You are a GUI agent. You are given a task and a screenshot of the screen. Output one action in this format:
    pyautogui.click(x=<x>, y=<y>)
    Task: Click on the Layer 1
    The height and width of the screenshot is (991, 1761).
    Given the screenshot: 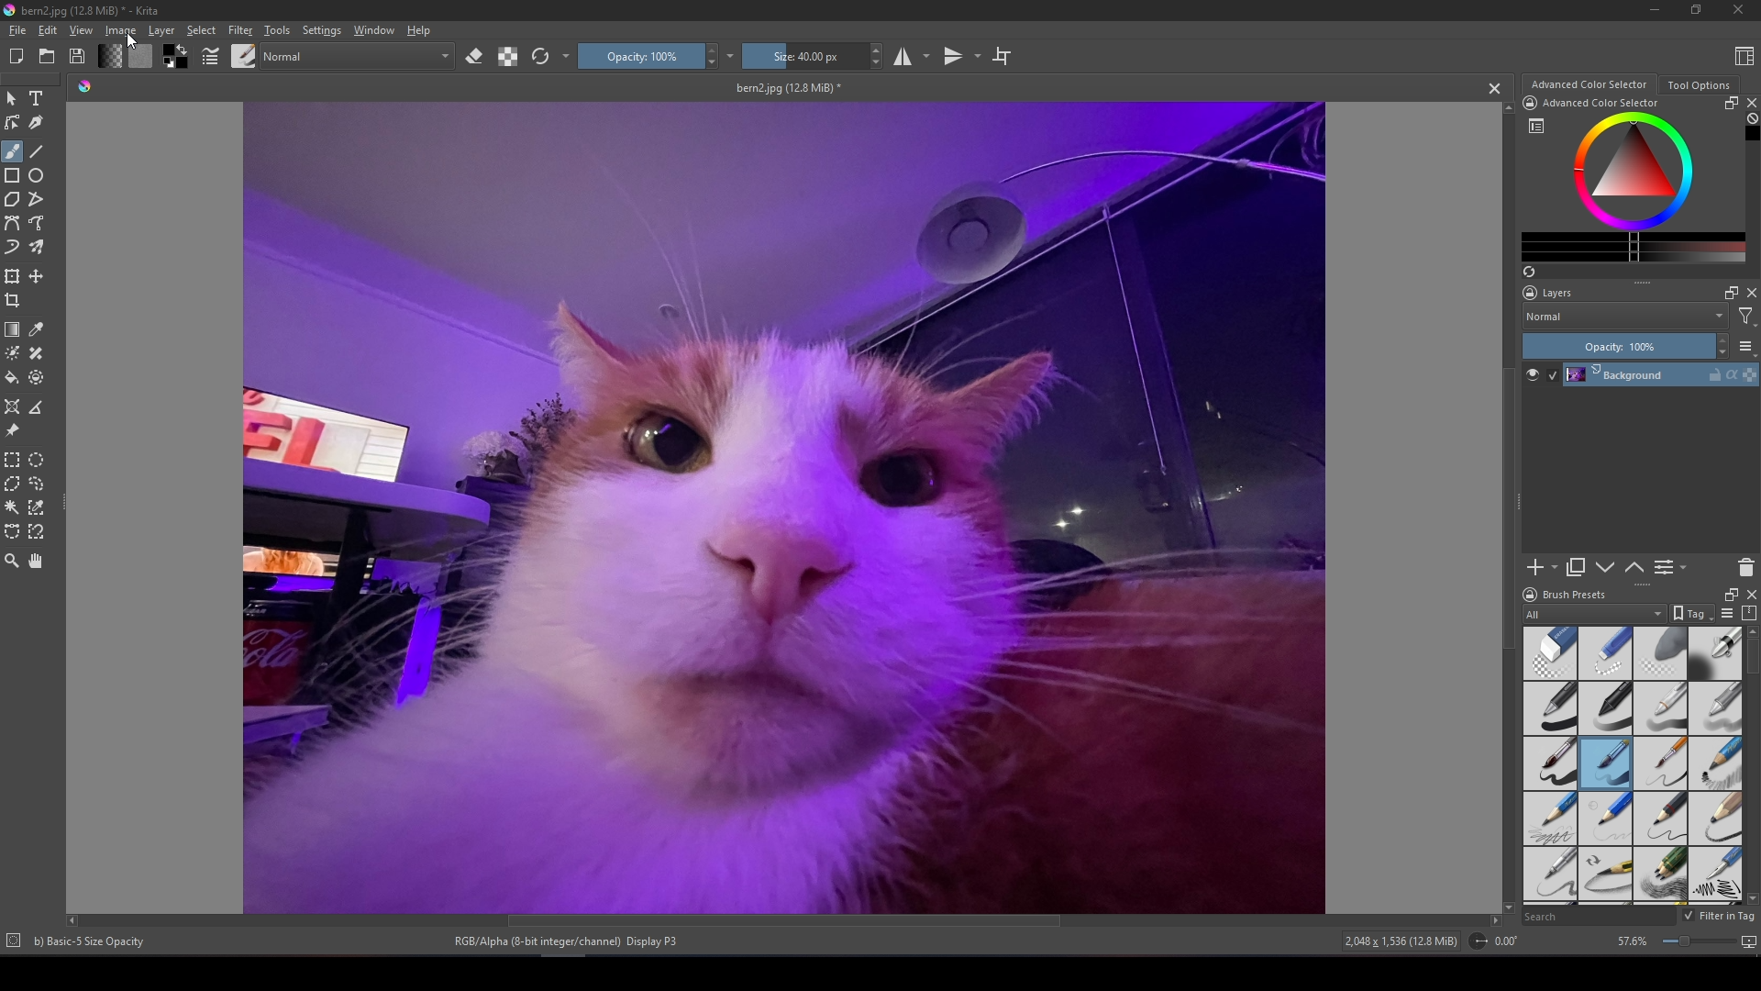 What is the action you would take?
    pyautogui.click(x=1662, y=374)
    